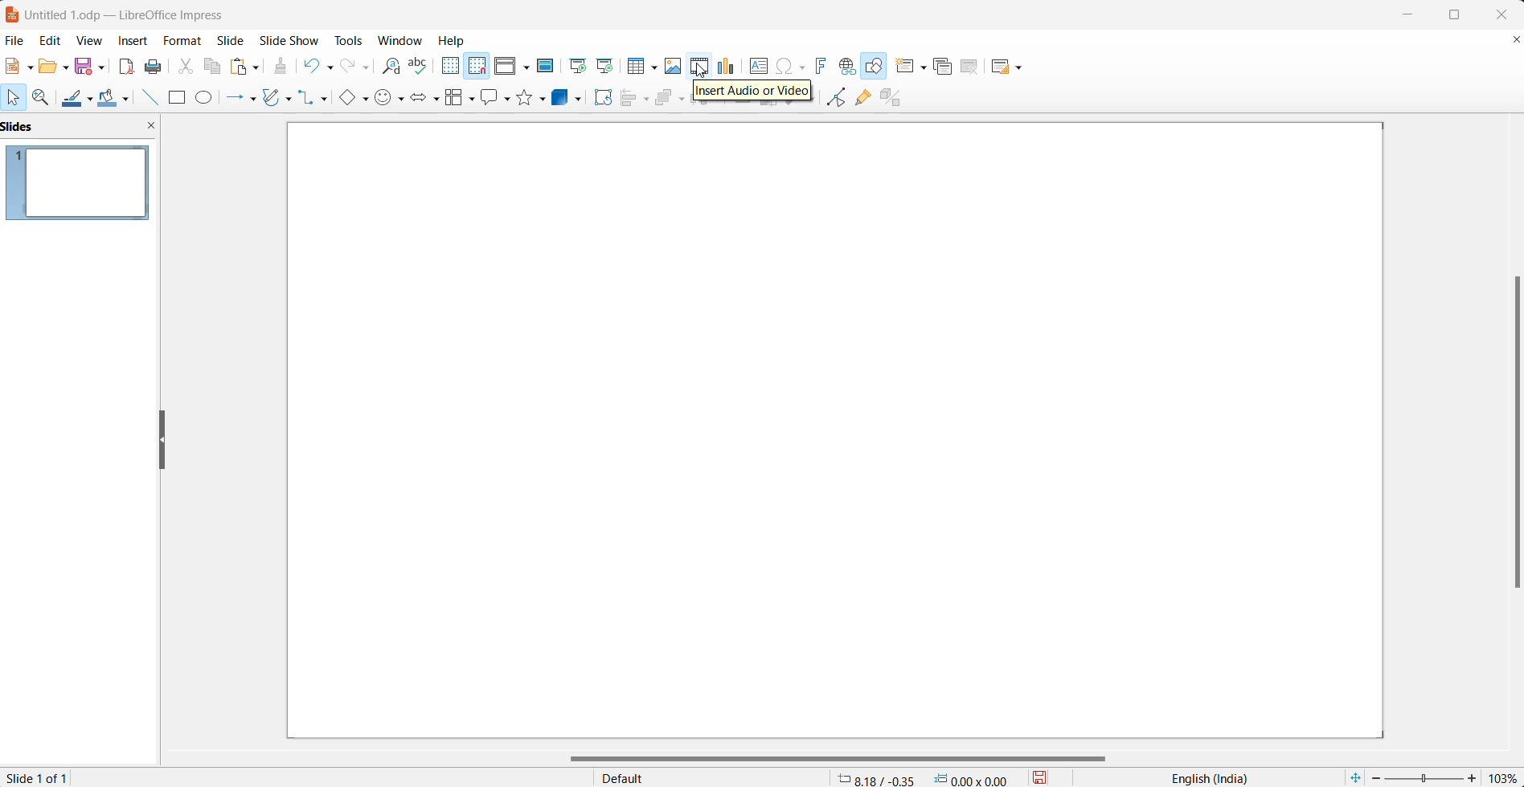 Image resolution: width=1524 pixels, height=787 pixels. Describe the element at coordinates (492, 97) in the screenshot. I see `callout shapes` at that location.